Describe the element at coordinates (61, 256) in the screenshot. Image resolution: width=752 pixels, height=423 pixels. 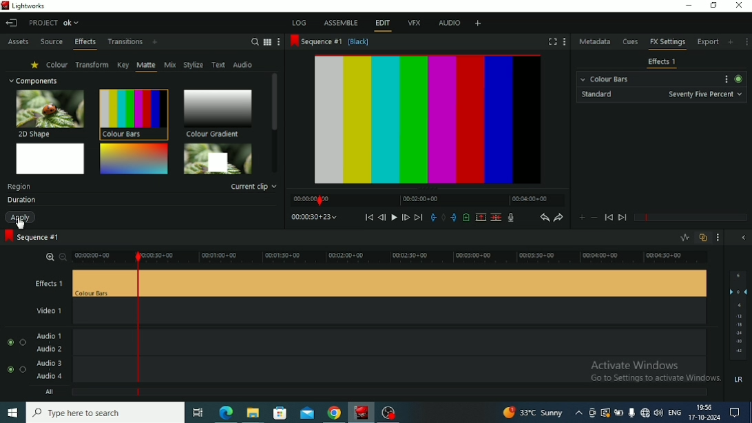
I see `Zoom Out` at that location.